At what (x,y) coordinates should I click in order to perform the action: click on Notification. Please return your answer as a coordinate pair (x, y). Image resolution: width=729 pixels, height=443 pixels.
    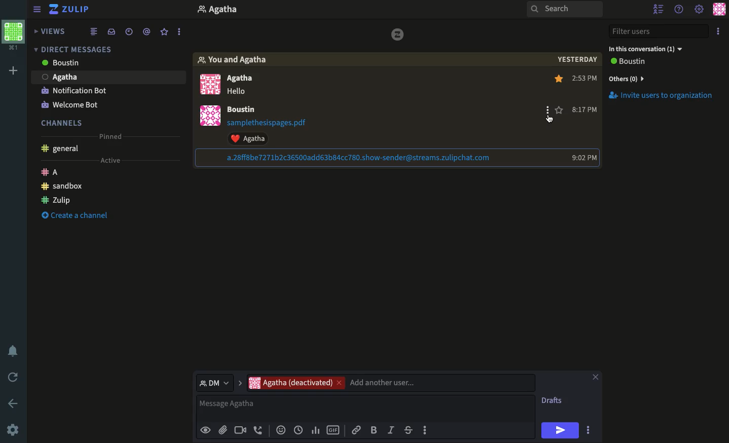
    Looking at the image, I should click on (15, 351).